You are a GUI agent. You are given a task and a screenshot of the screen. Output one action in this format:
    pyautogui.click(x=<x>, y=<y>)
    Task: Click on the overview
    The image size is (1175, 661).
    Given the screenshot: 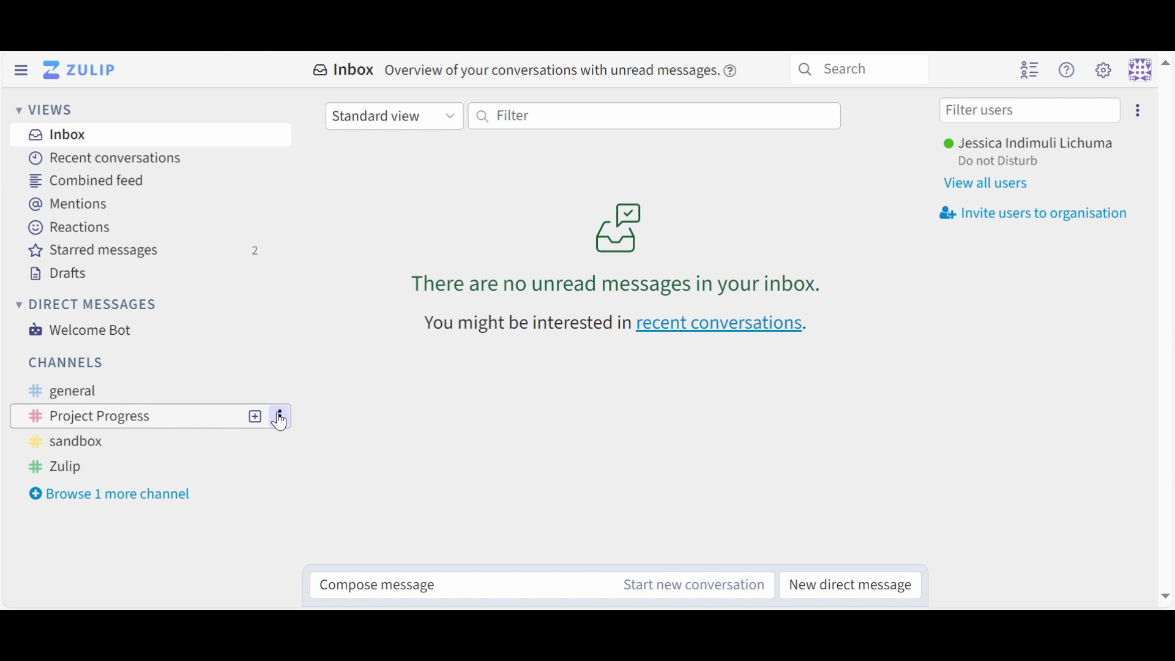 What is the action you would take?
    pyautogui.click(x=576, y=71)
    